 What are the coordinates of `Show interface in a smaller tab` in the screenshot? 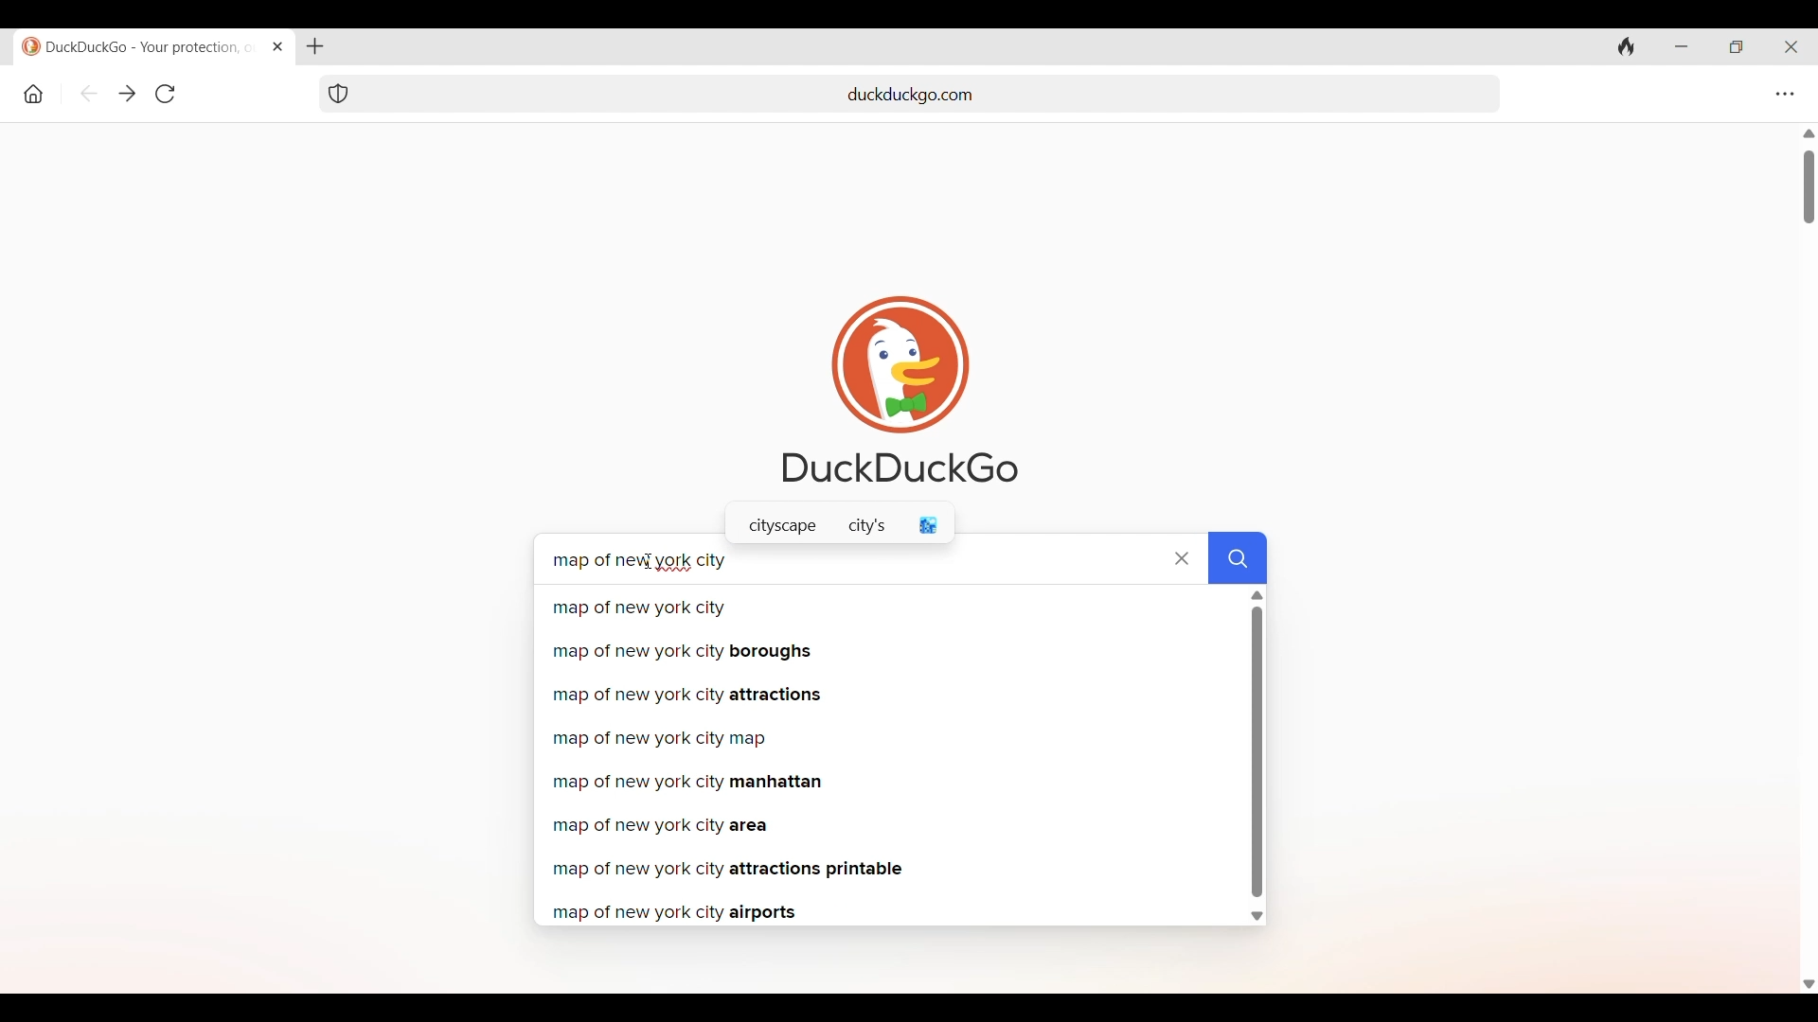 It's located at (1737, 46).